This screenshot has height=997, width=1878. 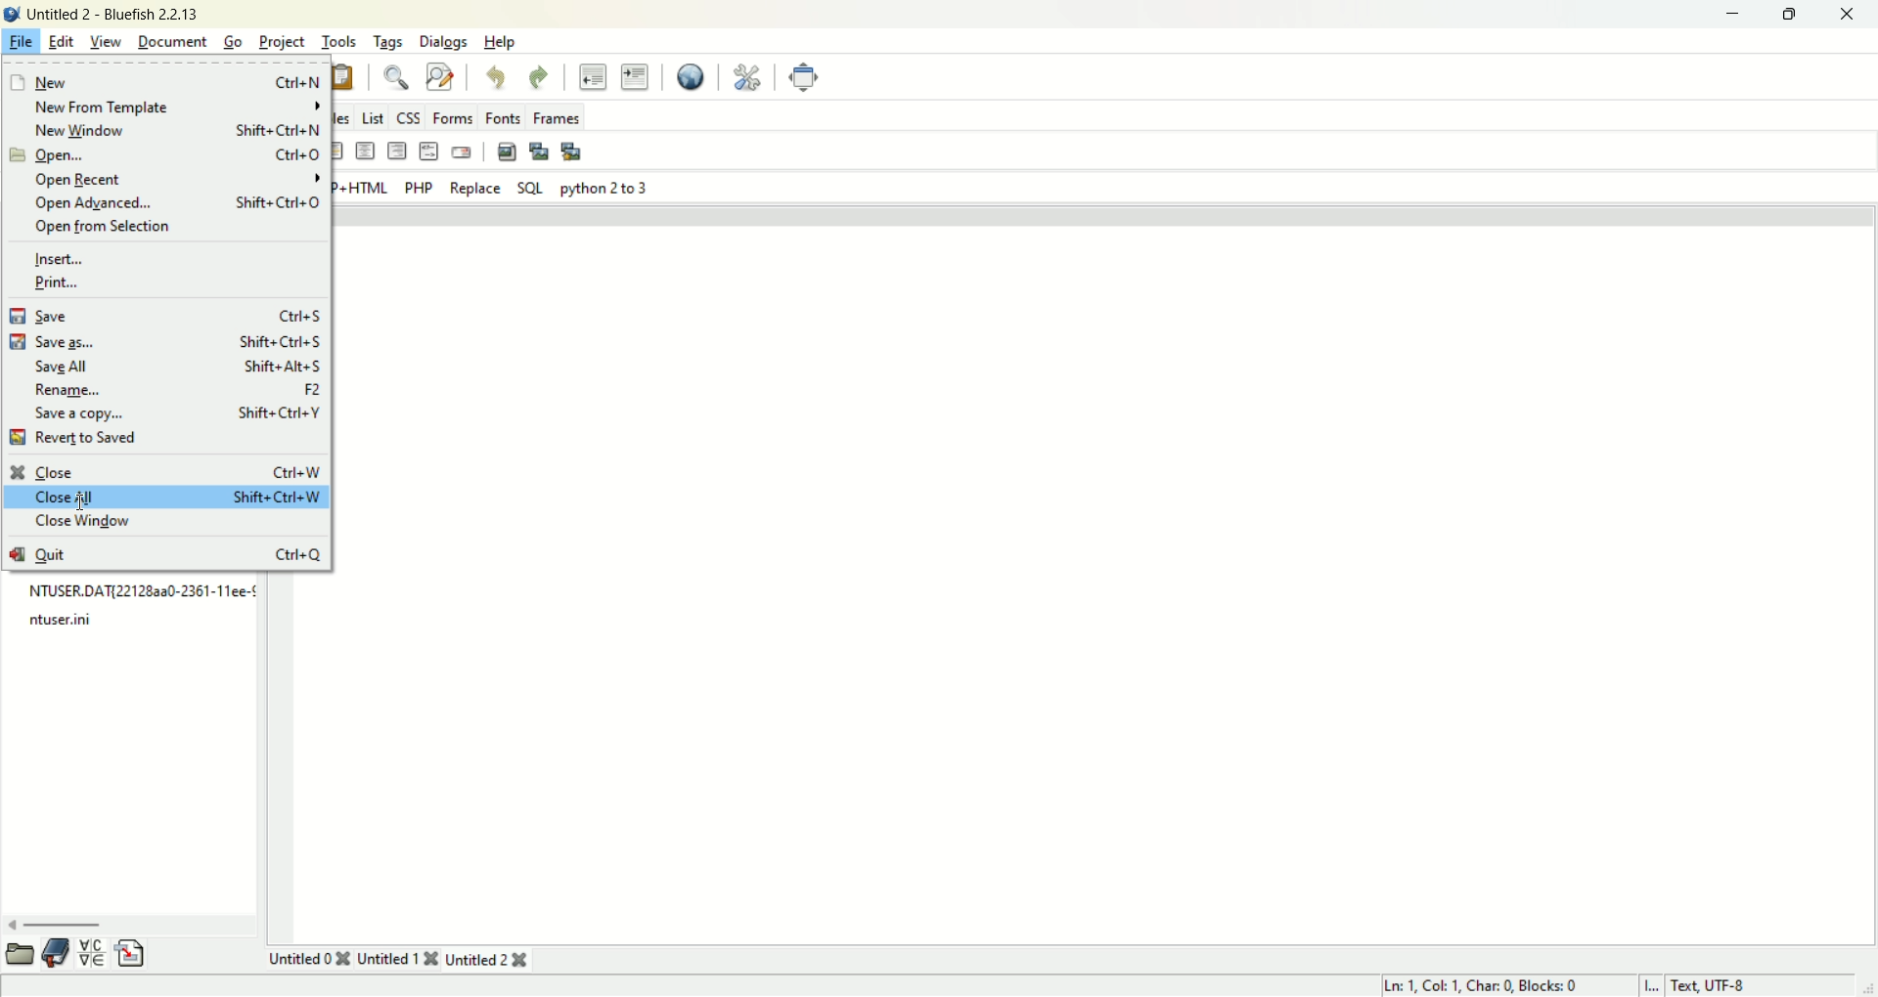 I want to click on untitle1, so click(x=396, y=959).